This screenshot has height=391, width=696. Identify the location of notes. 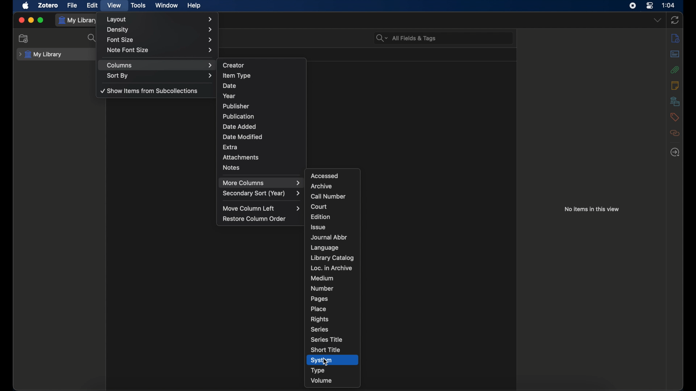
(675, 85).